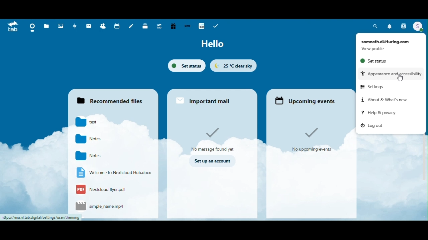  What do you see at coordinates (376, 26) in the screenshot?
I see `Search` at bounding box center [376, 26].